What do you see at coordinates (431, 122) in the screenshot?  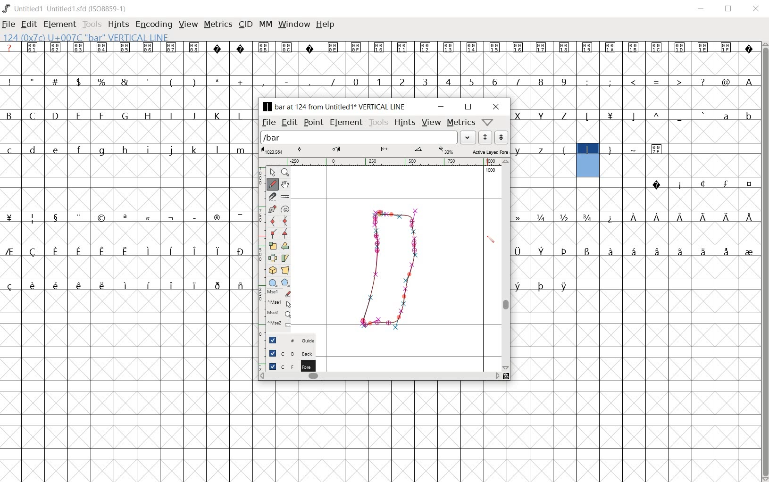 I see `view` at bounding box center [431, 122].